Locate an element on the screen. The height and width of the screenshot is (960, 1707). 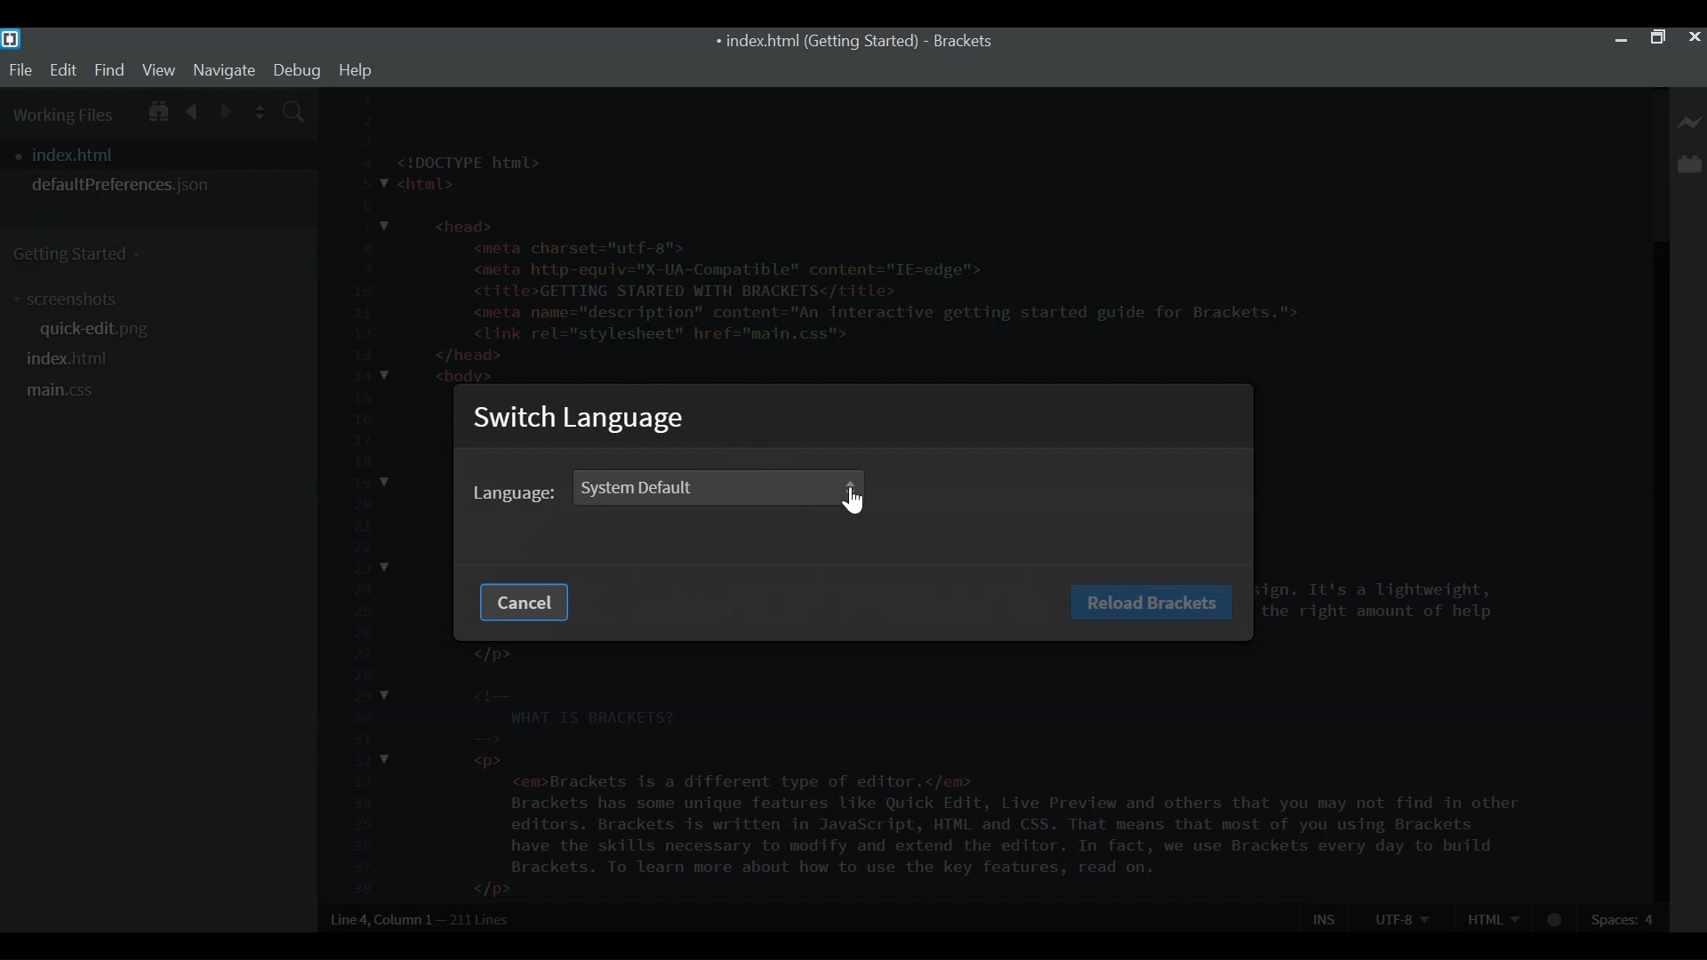
Restore is located at coordinates (1656, 38).